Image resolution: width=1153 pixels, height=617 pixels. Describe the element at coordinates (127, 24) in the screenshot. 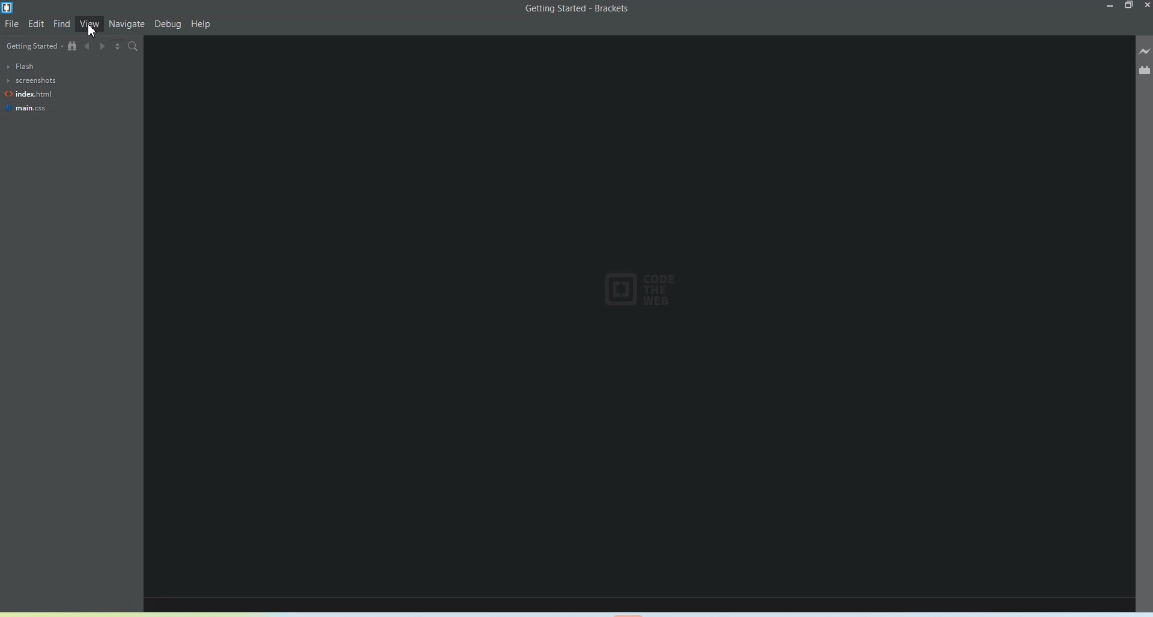

I see `Navigate` at that location.